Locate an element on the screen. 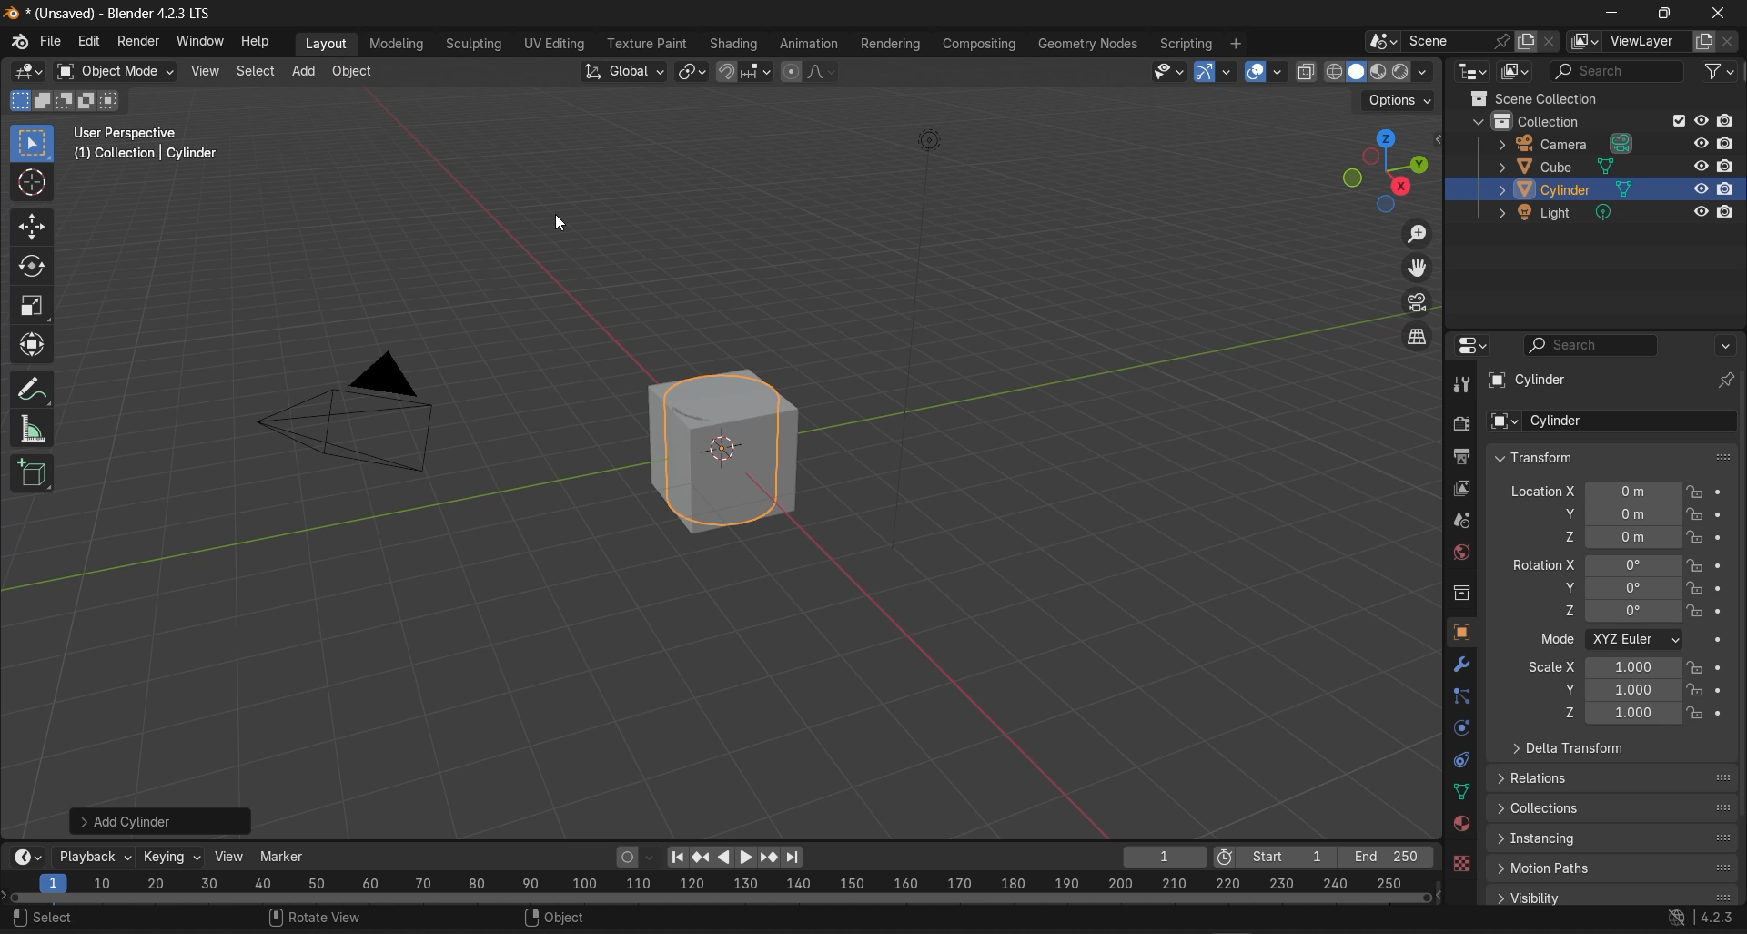 The width and height of the screenshot is (1747, 934). animation is located at coordinates (810, 42).